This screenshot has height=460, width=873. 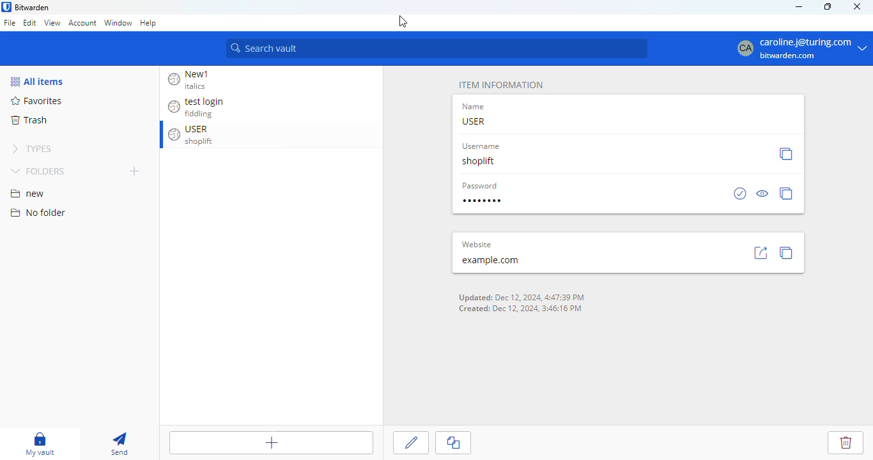 What do you see at coordinates (410, 441) in the screenshot?
I see `edit` at bounding box center [410, 441].